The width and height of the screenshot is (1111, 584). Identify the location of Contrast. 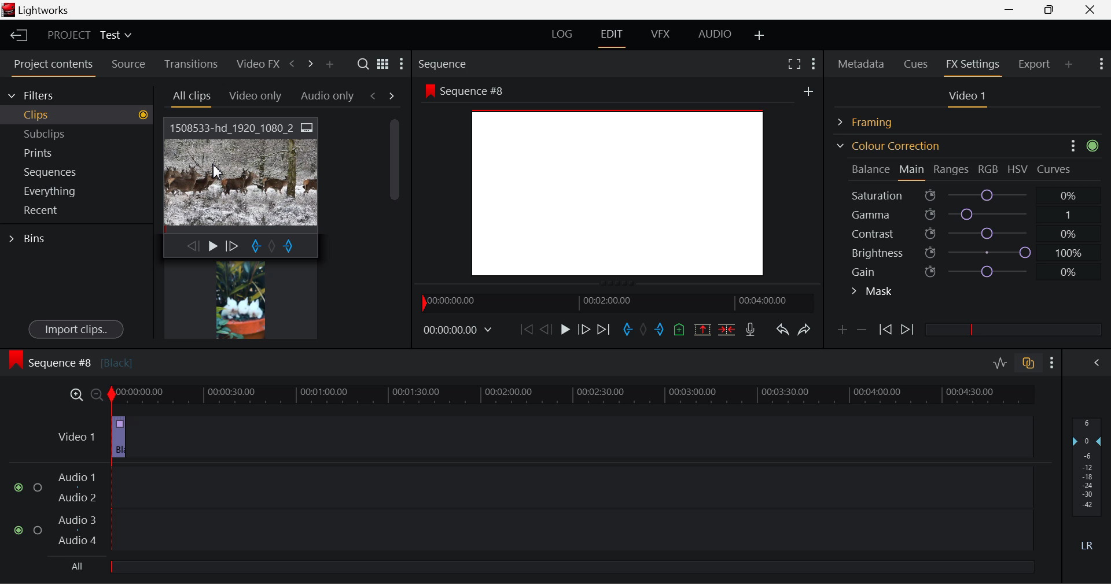
(969, 233).